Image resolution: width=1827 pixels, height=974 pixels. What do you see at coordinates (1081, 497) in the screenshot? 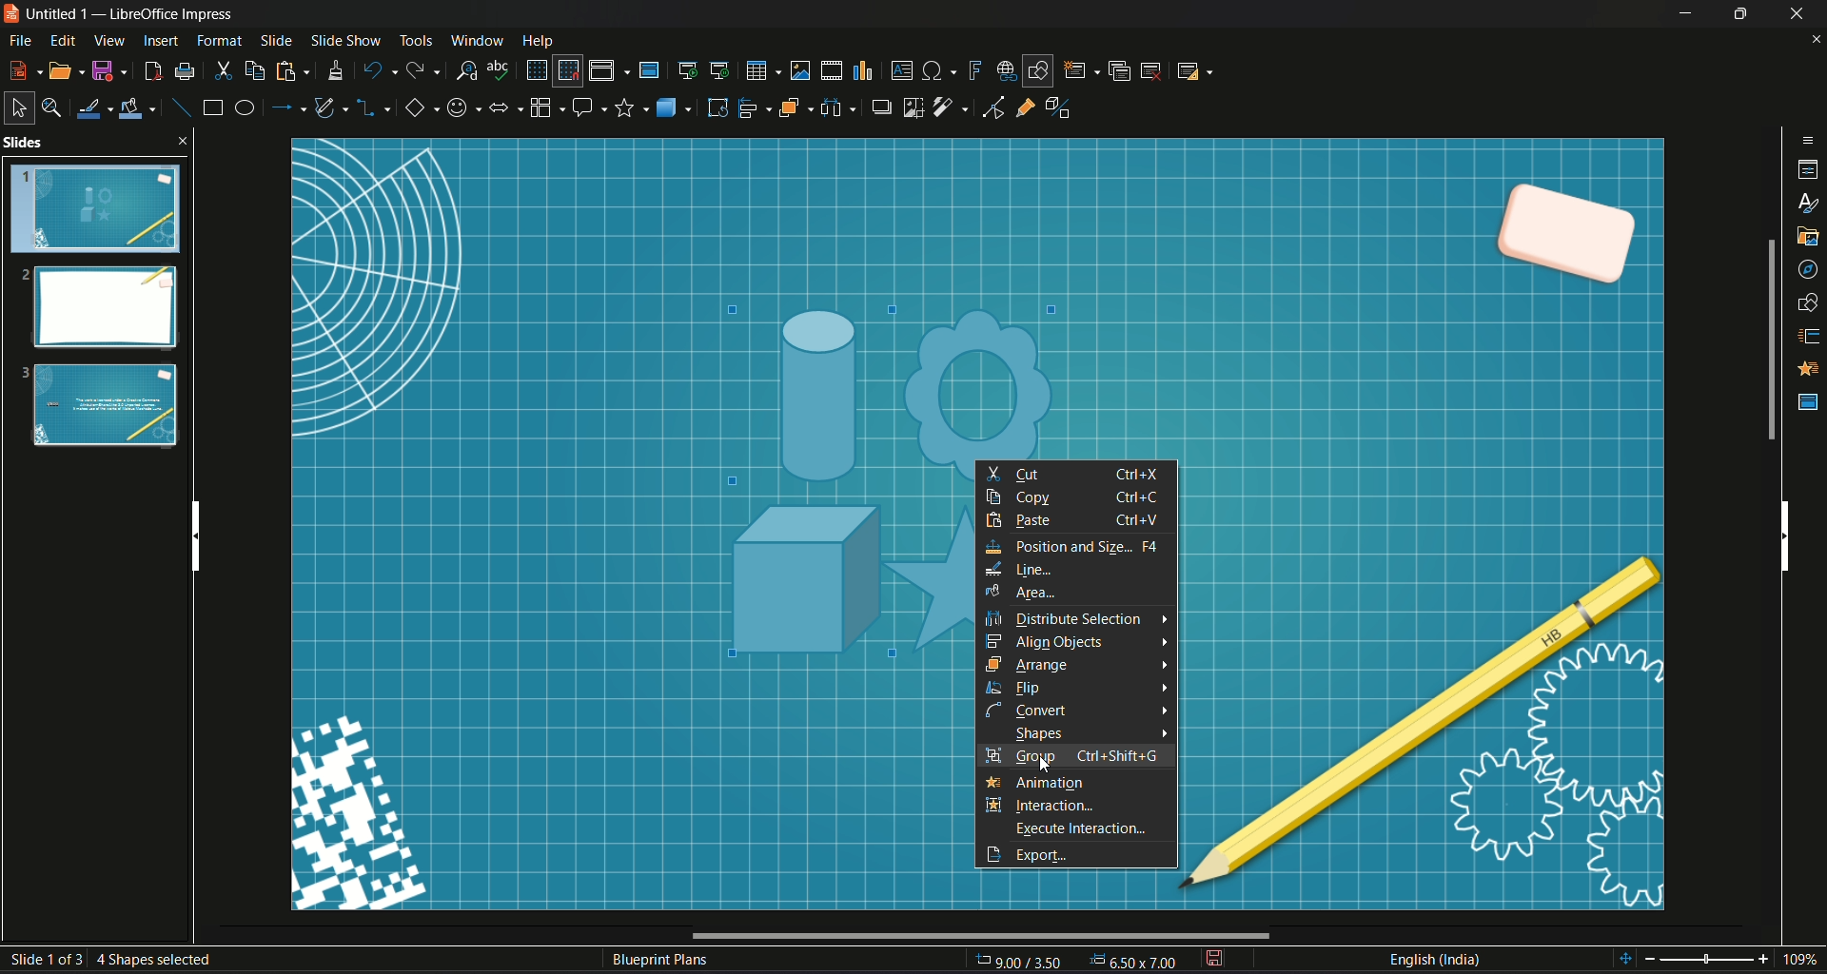
I see `copy` at bounding box center [1081, 497].